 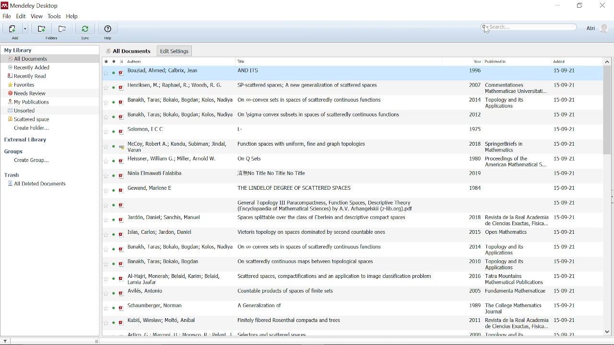 I want to click on Trash, so click(x=18, y=175).